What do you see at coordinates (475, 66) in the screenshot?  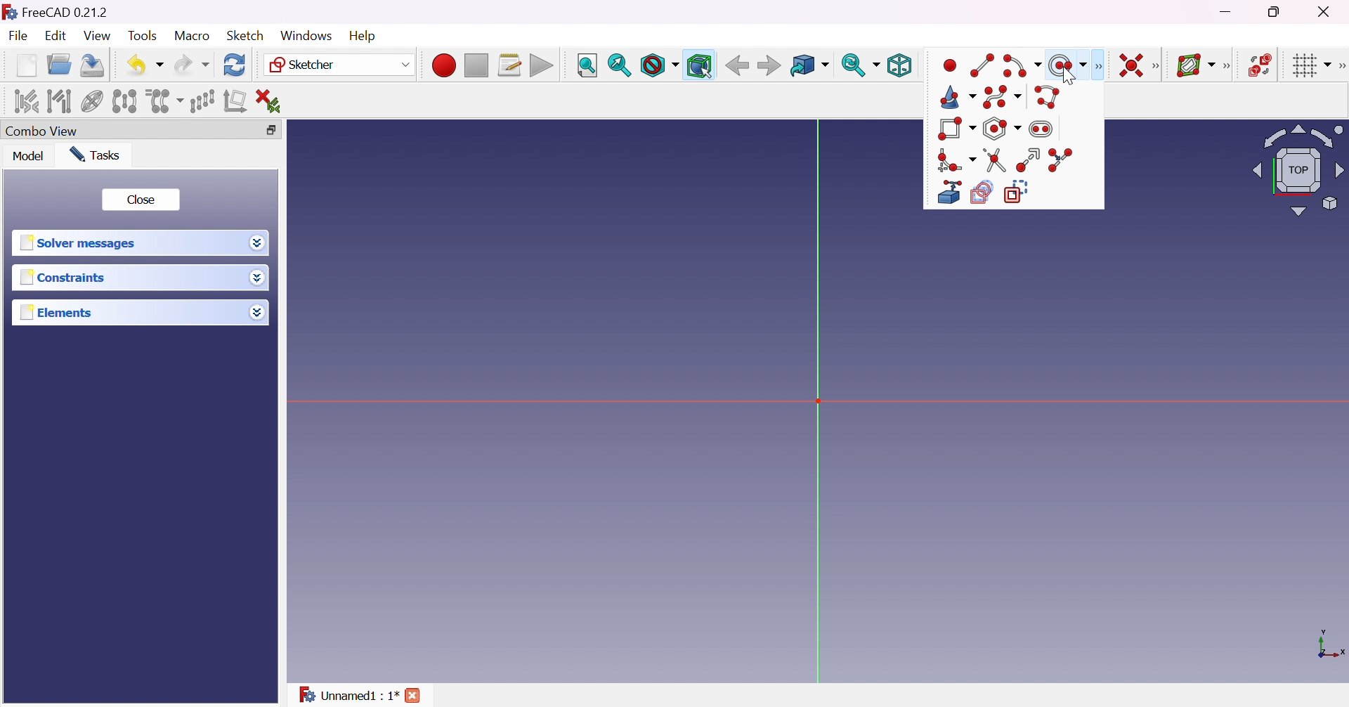 I see `Stop macro recording` at bounding box center [475, 66].